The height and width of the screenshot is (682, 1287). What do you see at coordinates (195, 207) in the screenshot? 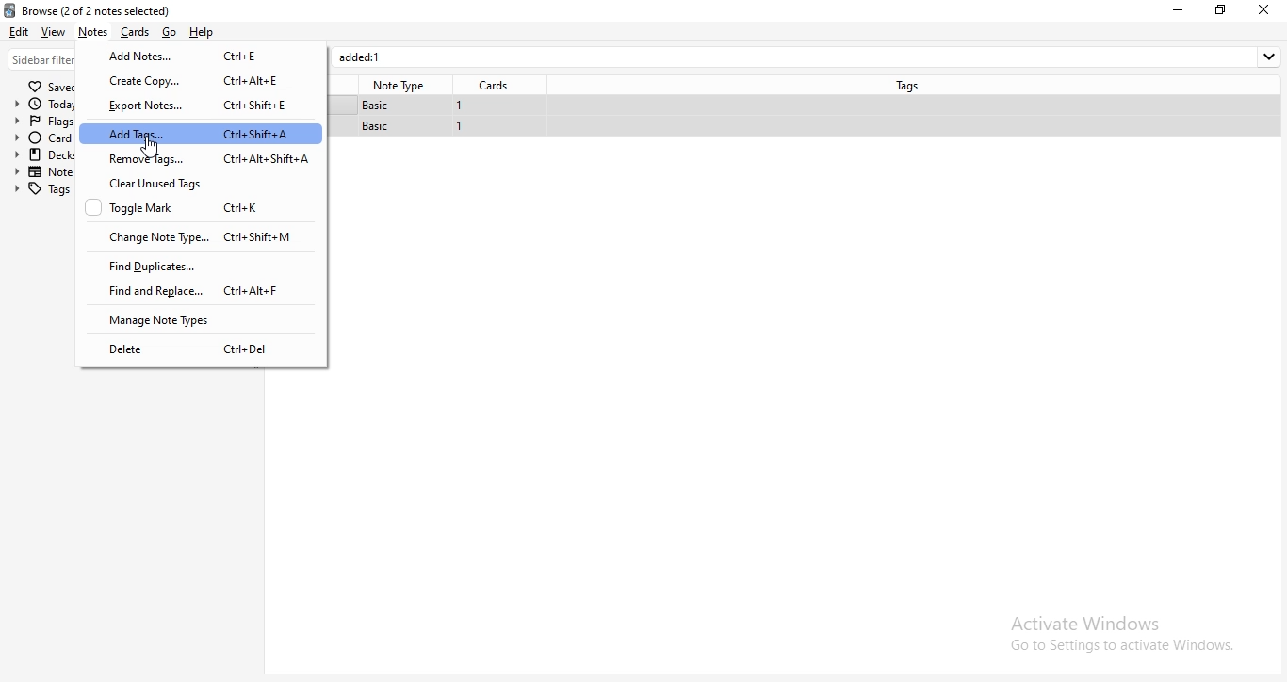
I see `toggle mark` at bounding box center [195, 207].